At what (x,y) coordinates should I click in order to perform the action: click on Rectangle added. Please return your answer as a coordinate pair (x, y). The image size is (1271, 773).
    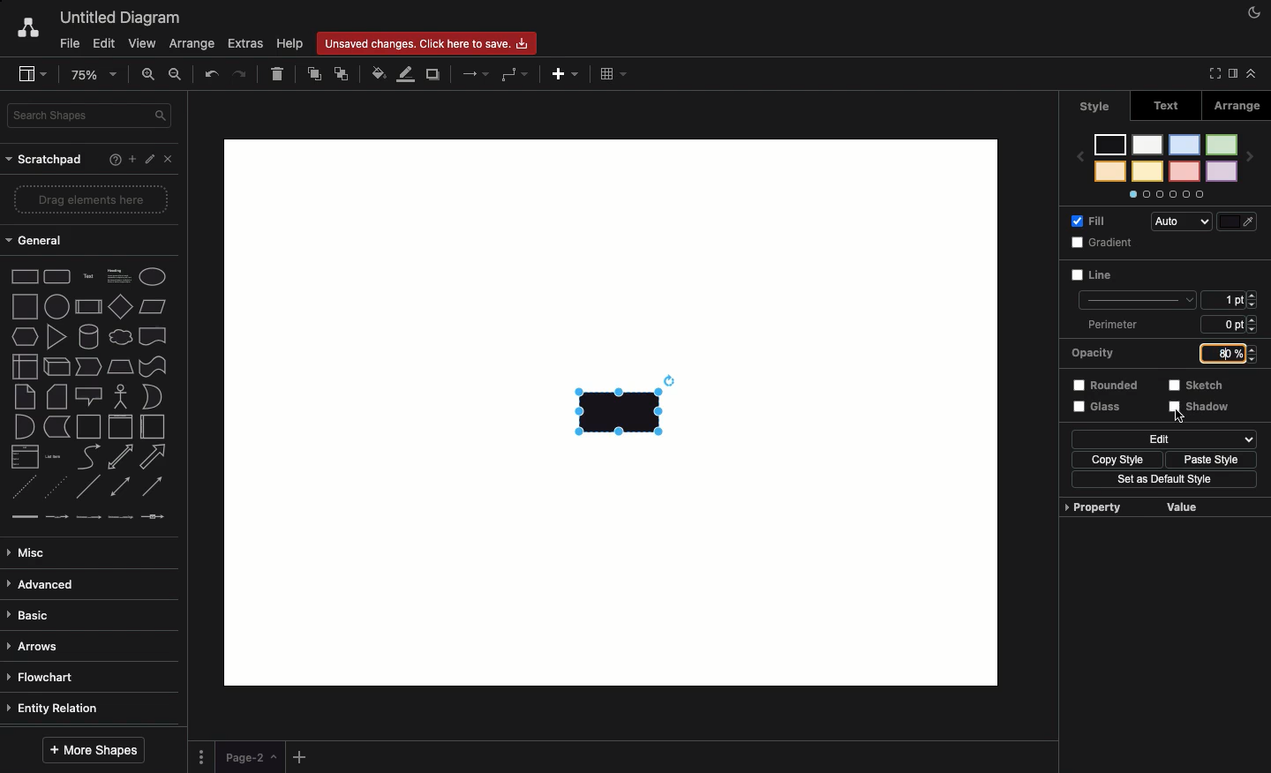
    Looking at the image, I should click on (622, 409).